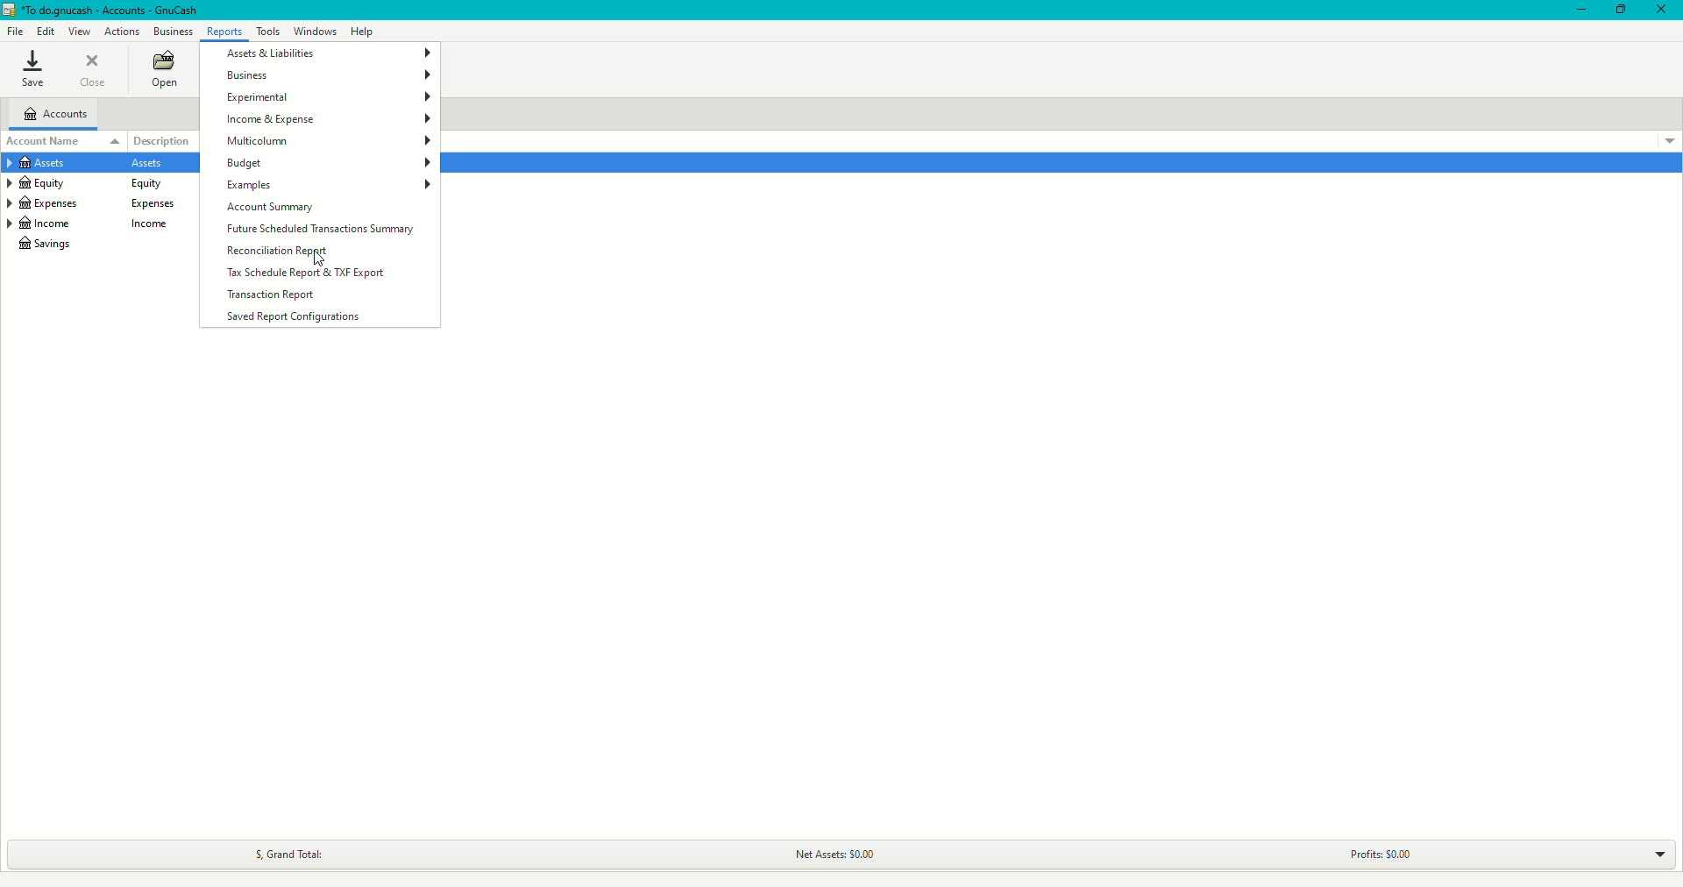 Image resolution: width=1683 pixels, height=887 pixels. Describe the element at coordinates (302, 273) in the screenshot. I see `Tax Schedule Report & TXF` at that location.